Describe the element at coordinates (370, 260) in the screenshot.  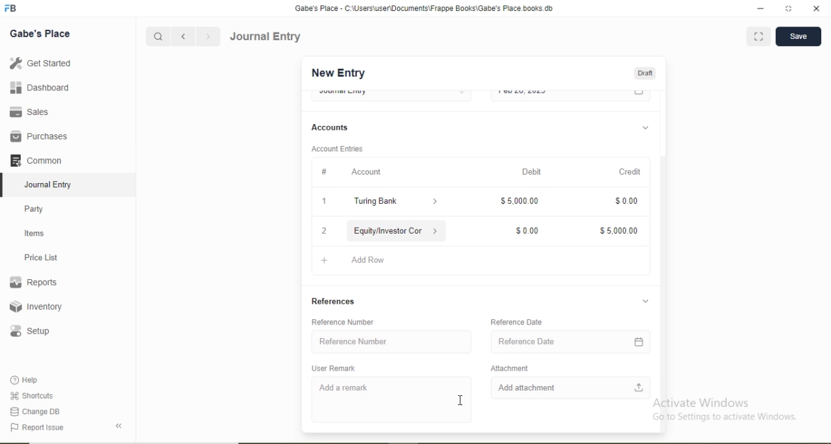
I see `Add Row` at that location.